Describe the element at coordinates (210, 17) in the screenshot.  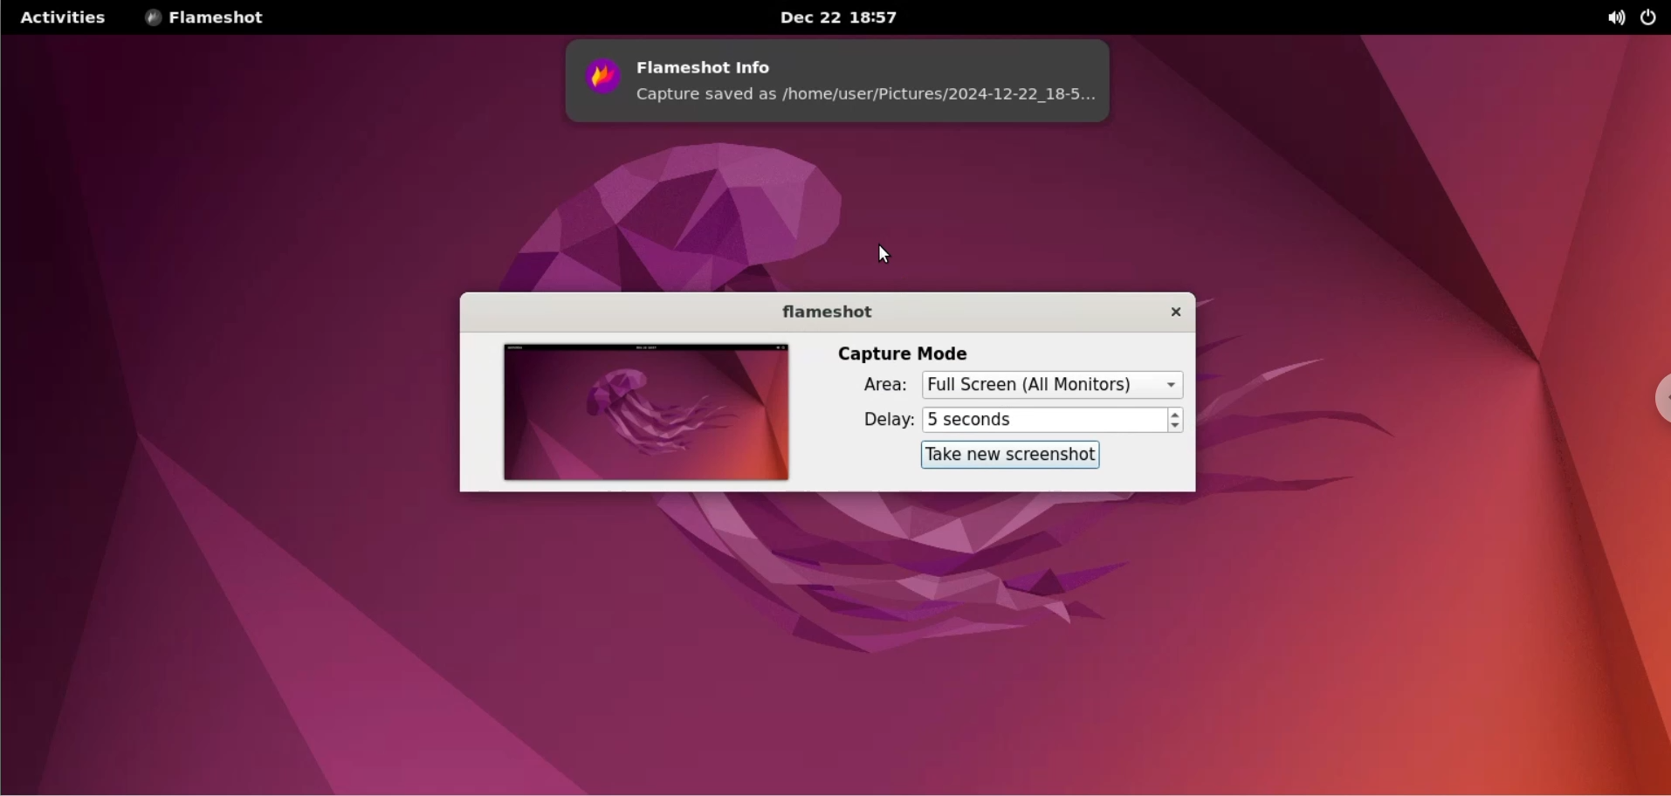
I see `flameshot options` at that location.